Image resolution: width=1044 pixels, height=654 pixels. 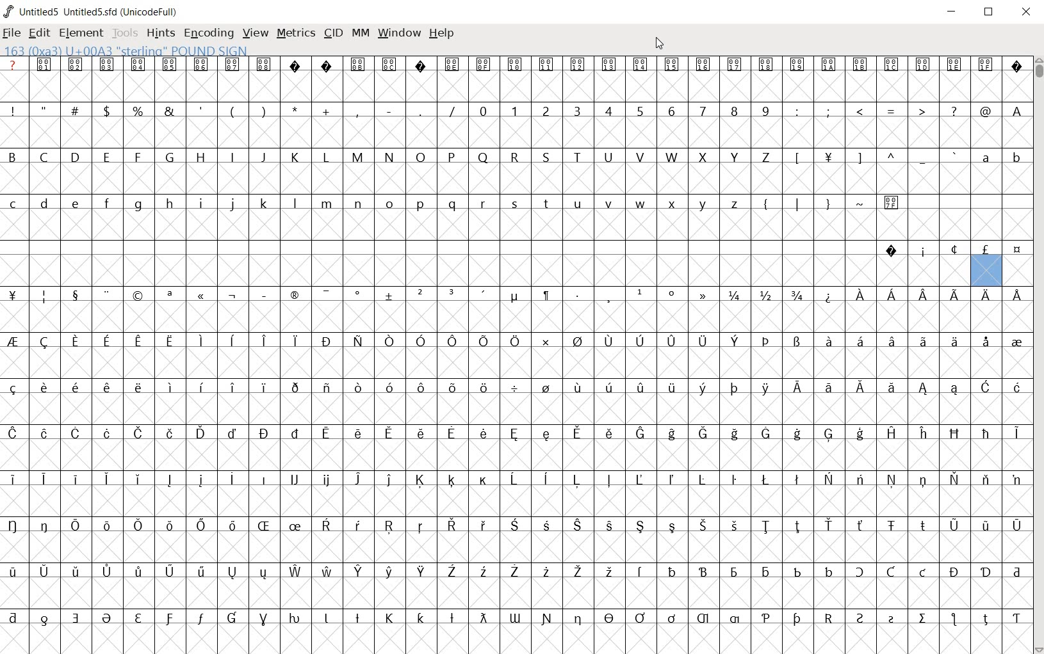 What do you see at coordinates (546, 203) in the screenshot?
I see `t` at bounding box center [546, 203].